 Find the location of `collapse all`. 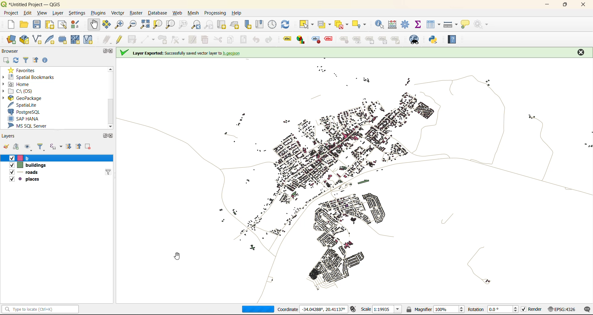

collapse all is located at coordinates (80, 146).